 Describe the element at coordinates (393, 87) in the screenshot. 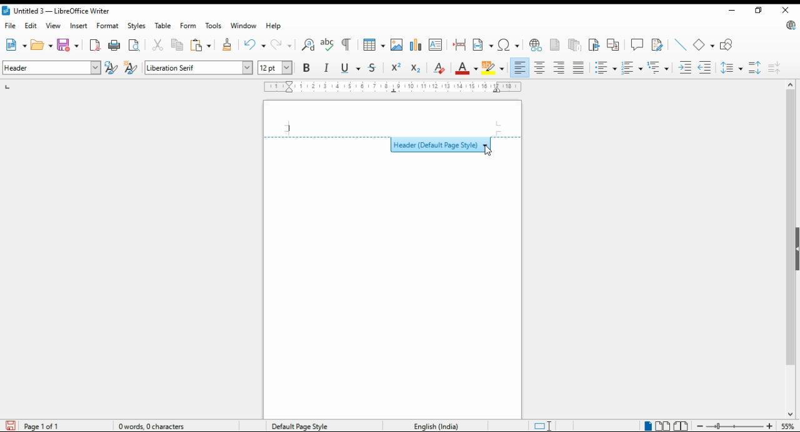

I see `ruler` at that location.